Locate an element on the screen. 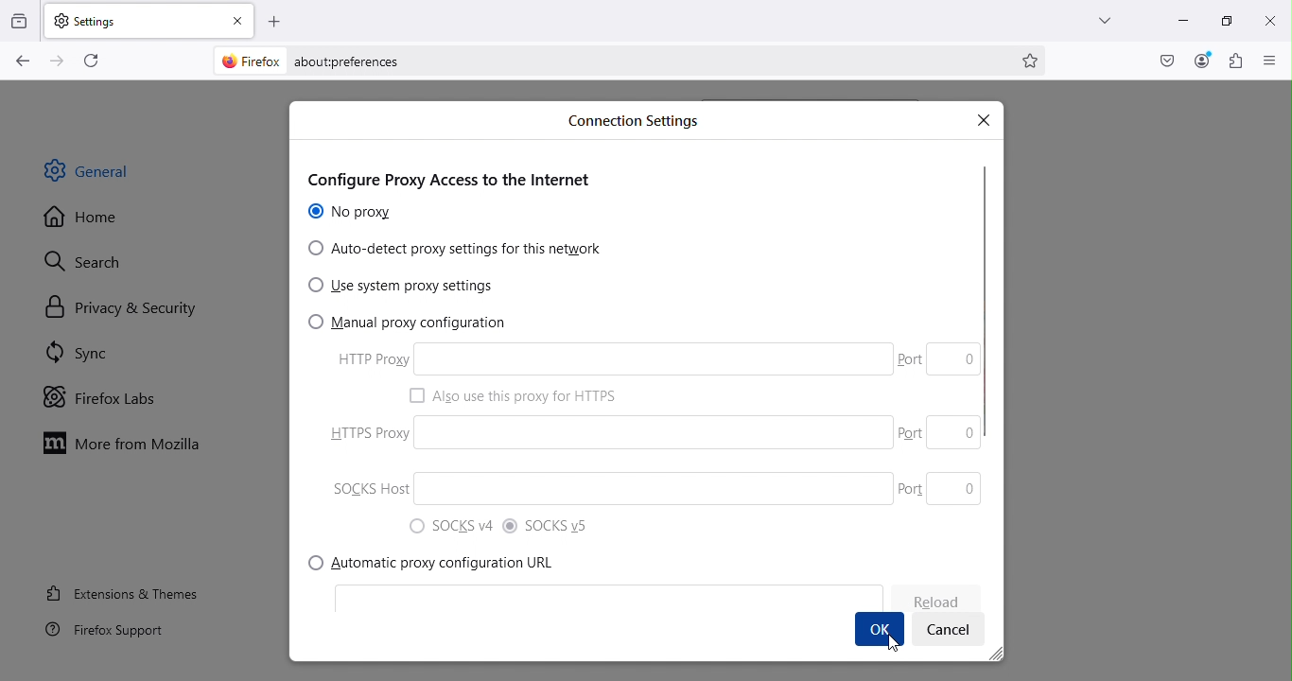 Image resolution: width=1292 pixels, height=681 pixels. Sync is located at coordinates (105, 356).